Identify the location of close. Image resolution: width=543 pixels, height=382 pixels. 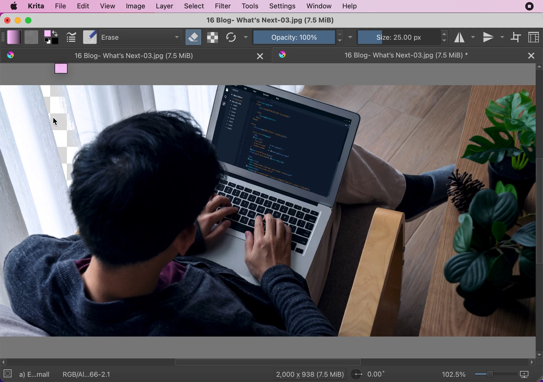
(7, 20).